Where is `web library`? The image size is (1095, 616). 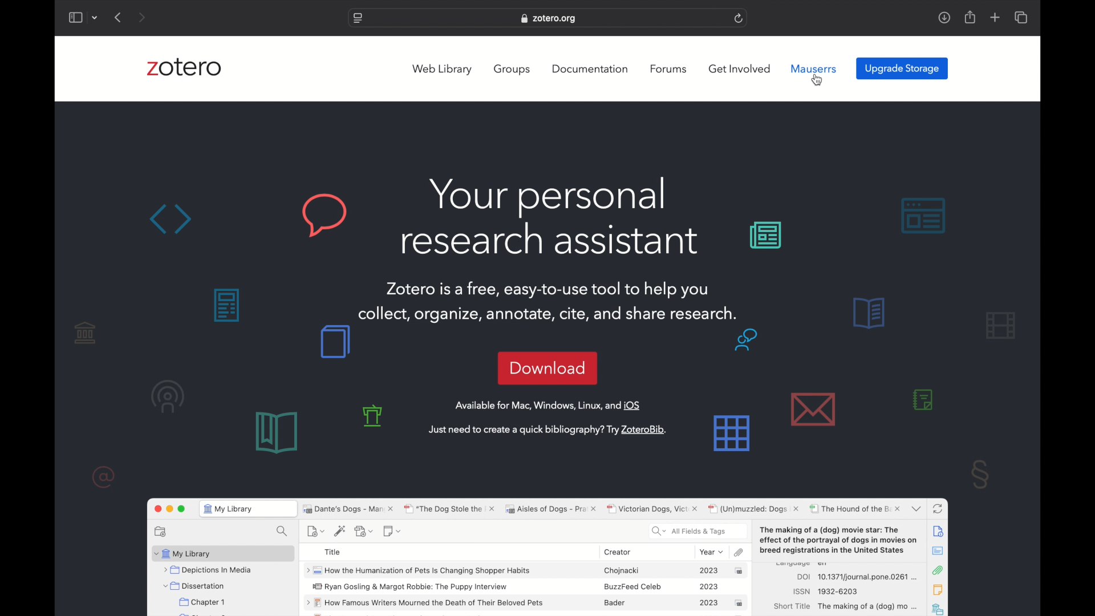 web library is located at coordinates (442, 69).